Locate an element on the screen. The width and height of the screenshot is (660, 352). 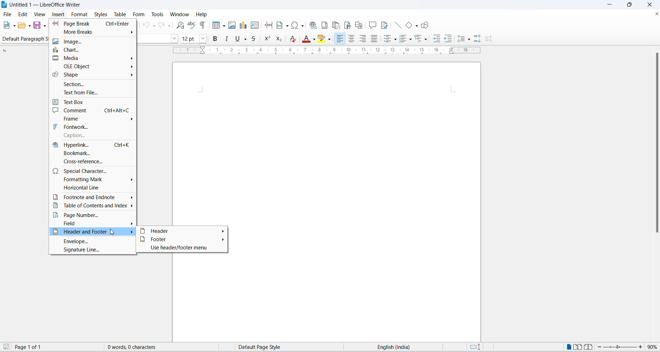
draw shapes tool is located at coordinates (426, 25).